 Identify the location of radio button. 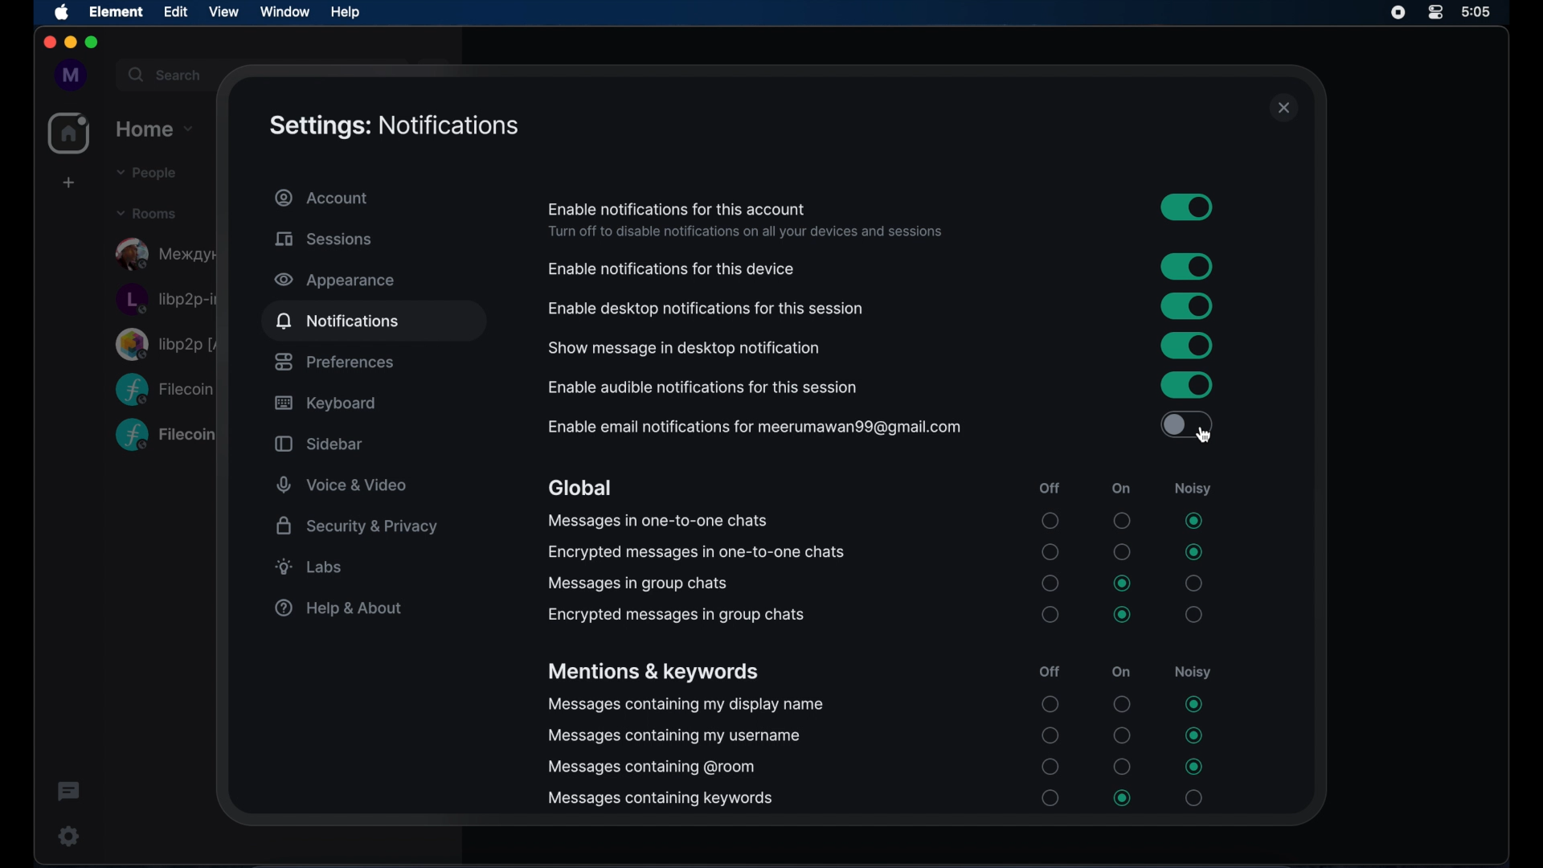
(1193, 552).